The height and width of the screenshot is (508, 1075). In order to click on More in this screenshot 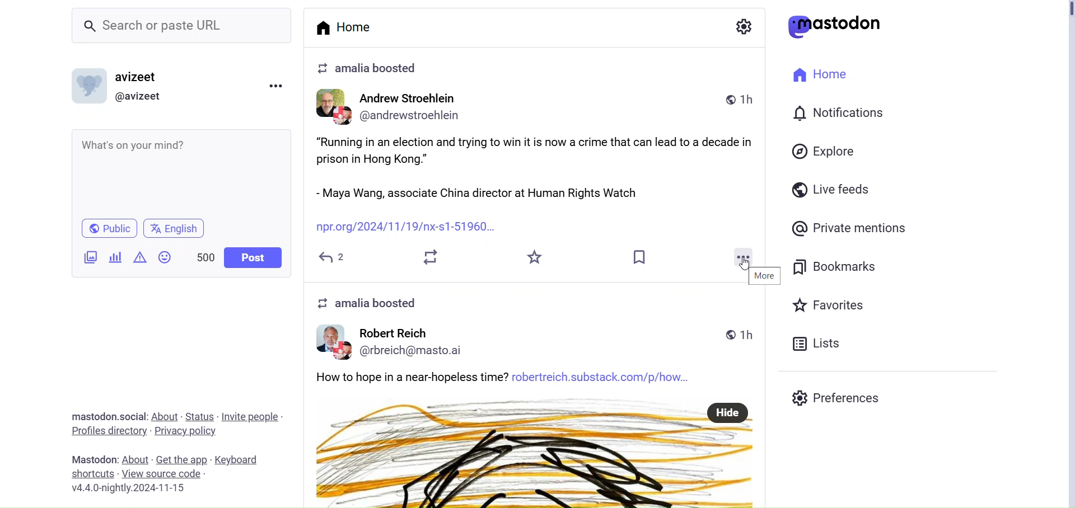, I will do `click(764, 275)`.